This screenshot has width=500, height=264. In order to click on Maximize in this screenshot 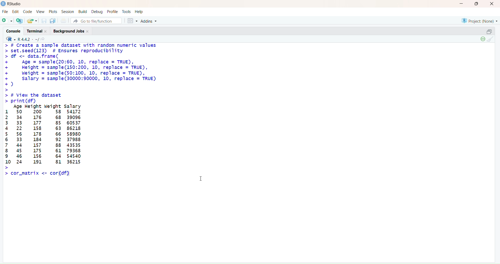, I will do `click(477, 4)`.